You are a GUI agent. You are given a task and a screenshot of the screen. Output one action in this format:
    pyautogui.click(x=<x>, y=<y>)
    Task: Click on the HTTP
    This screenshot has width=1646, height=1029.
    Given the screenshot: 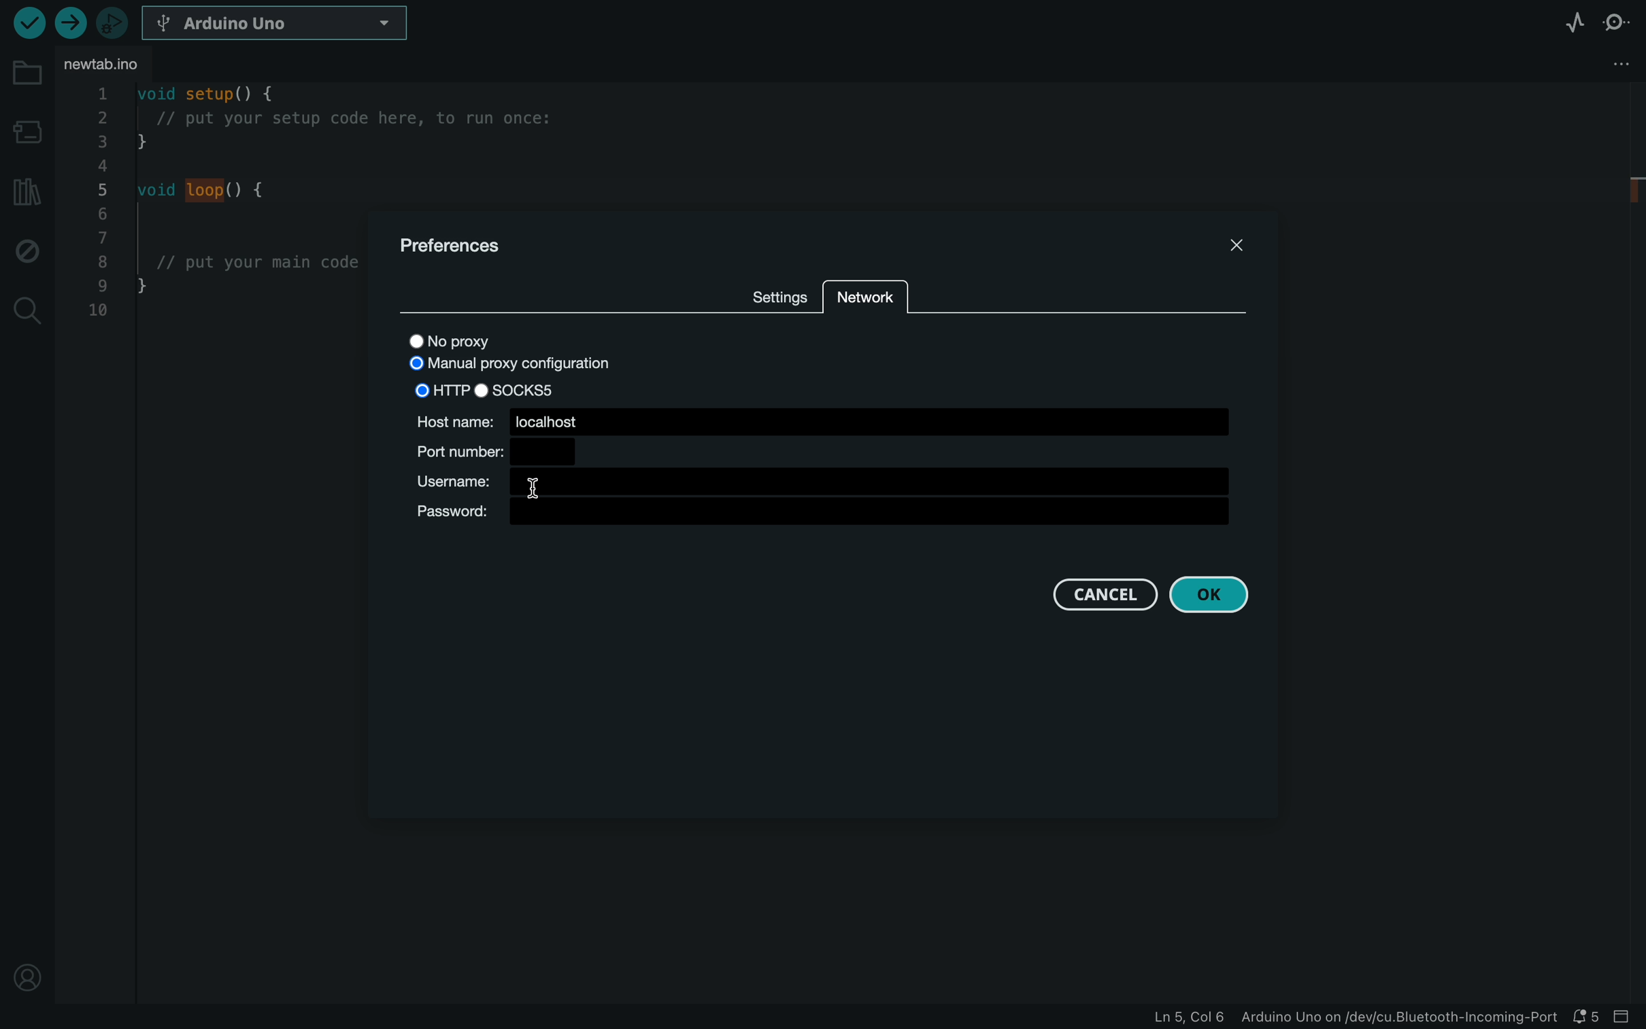 What is the action you would take?
    pyautogui.click(x=435, y=389)
    